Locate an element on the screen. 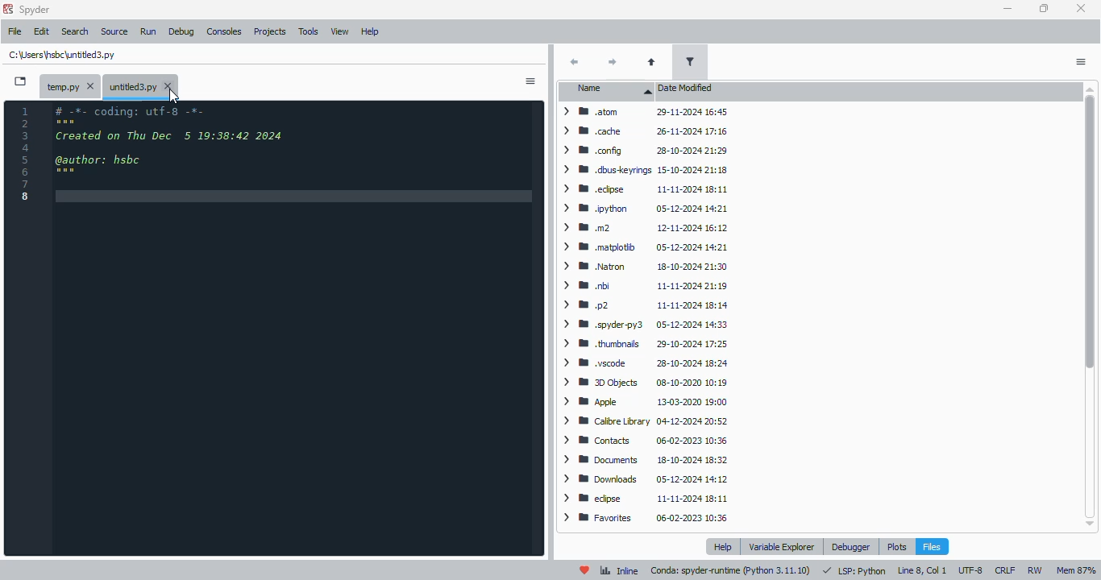 The image size is (1101, 580). consoles is located at coordinates (225, 31).